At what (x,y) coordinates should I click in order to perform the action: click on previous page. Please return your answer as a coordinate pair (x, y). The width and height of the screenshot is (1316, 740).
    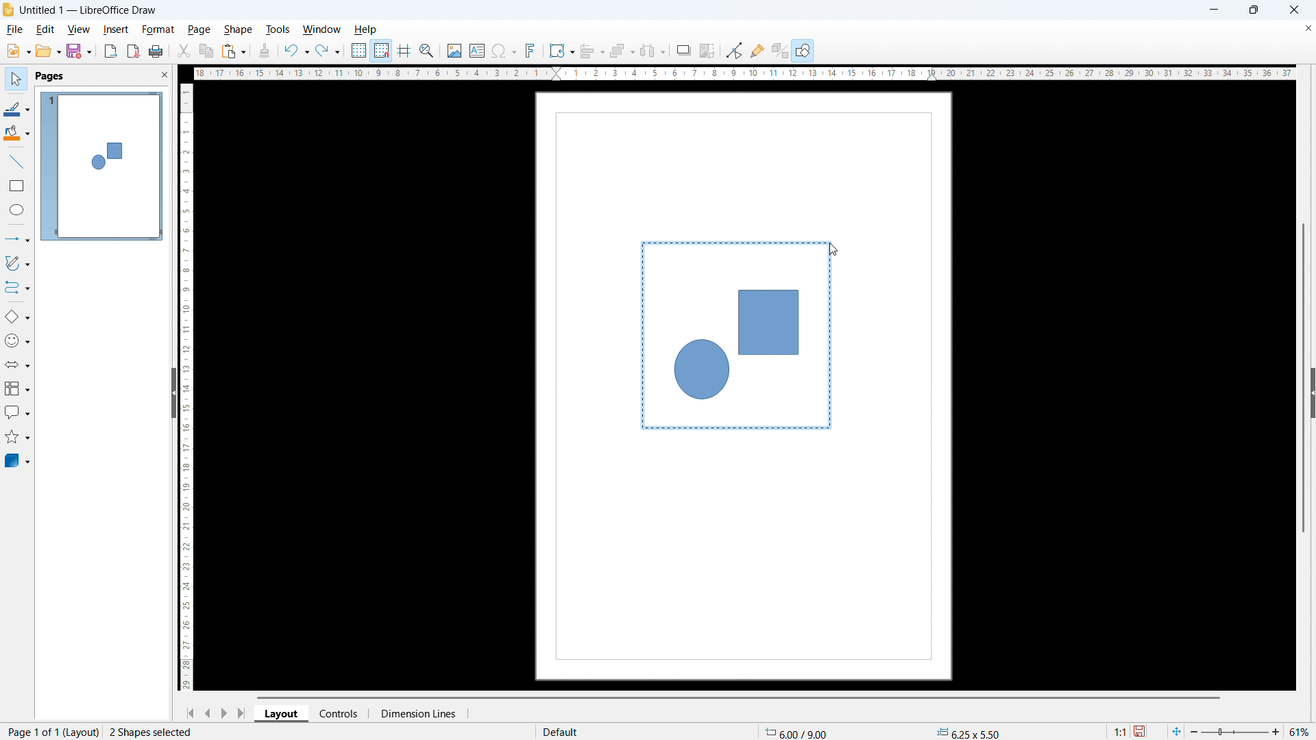
    Looking at the image, I should click on (208, 713).